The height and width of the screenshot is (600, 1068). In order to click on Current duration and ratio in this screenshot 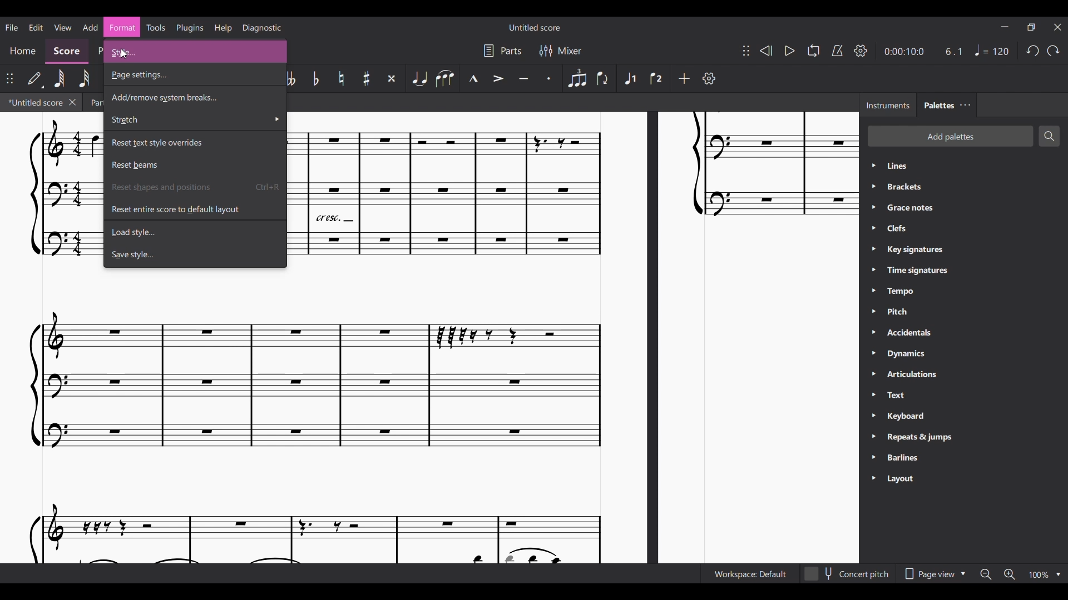, I will do `click(922, 51)`.